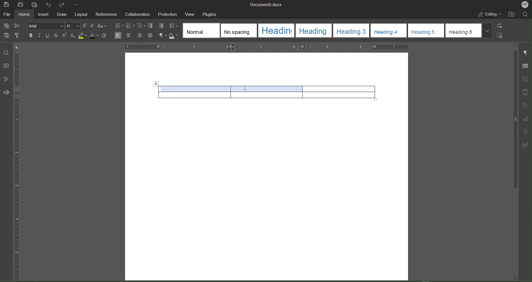 The image size is (532, 282). I want to click on heading 3, so click(351, 30).